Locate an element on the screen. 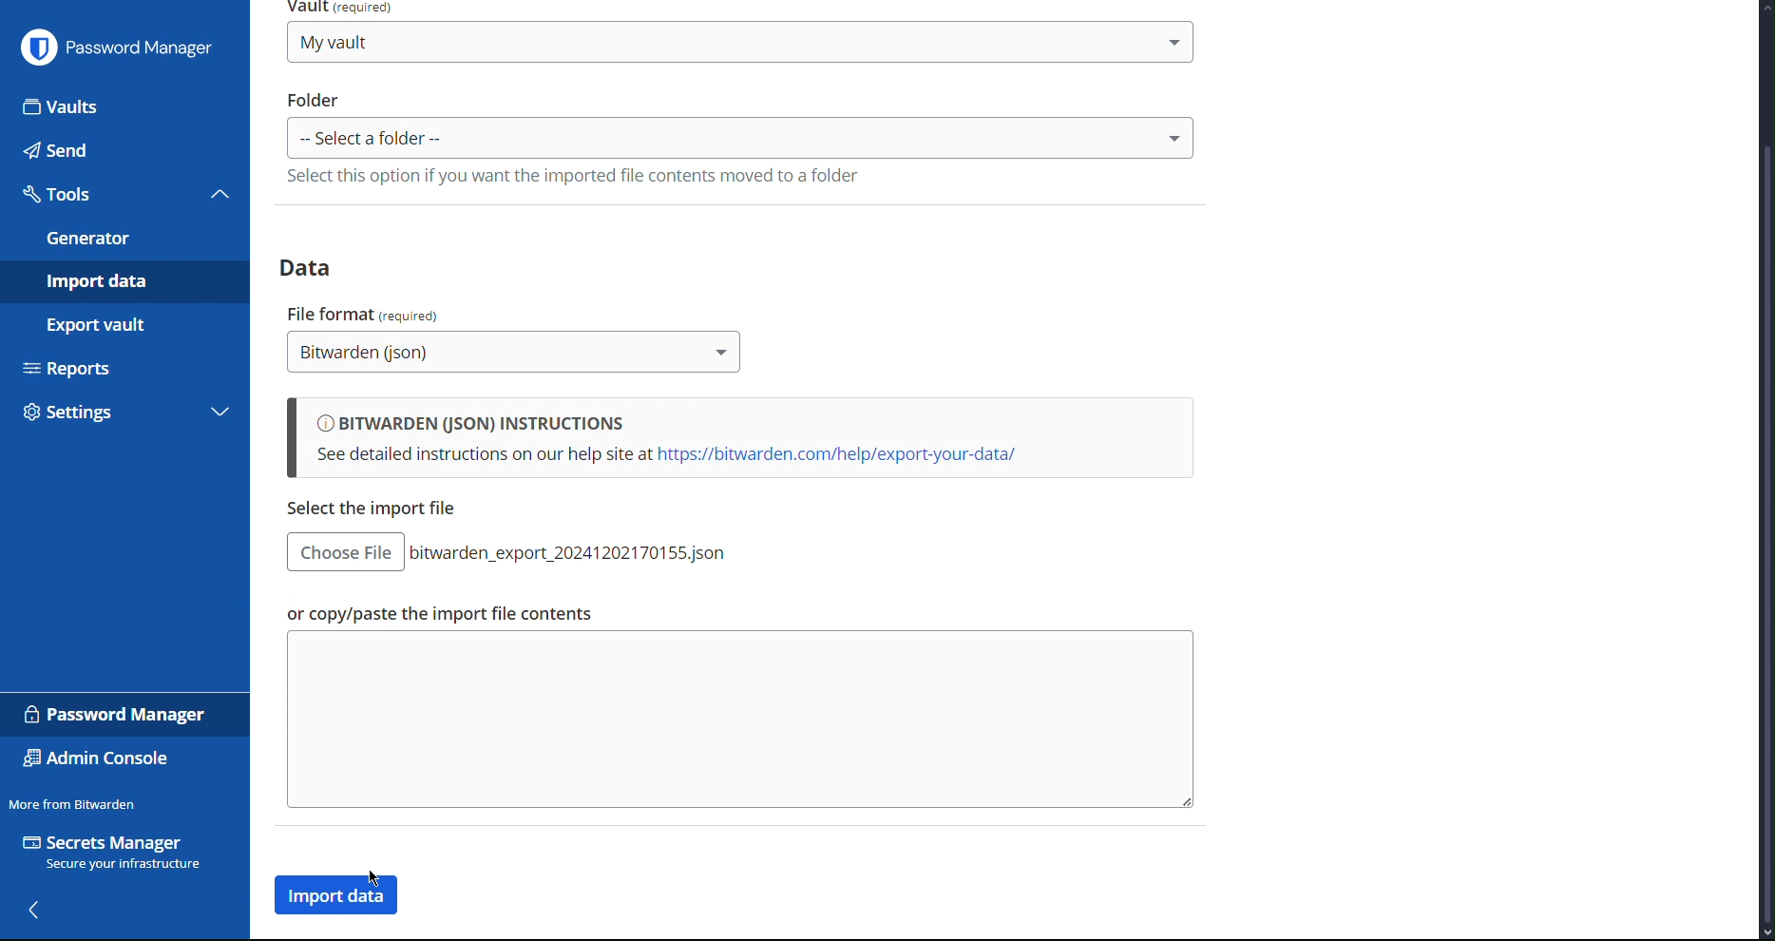 This screenshot has height=941, width=1775. Tools is located at coordinates (101, 194).